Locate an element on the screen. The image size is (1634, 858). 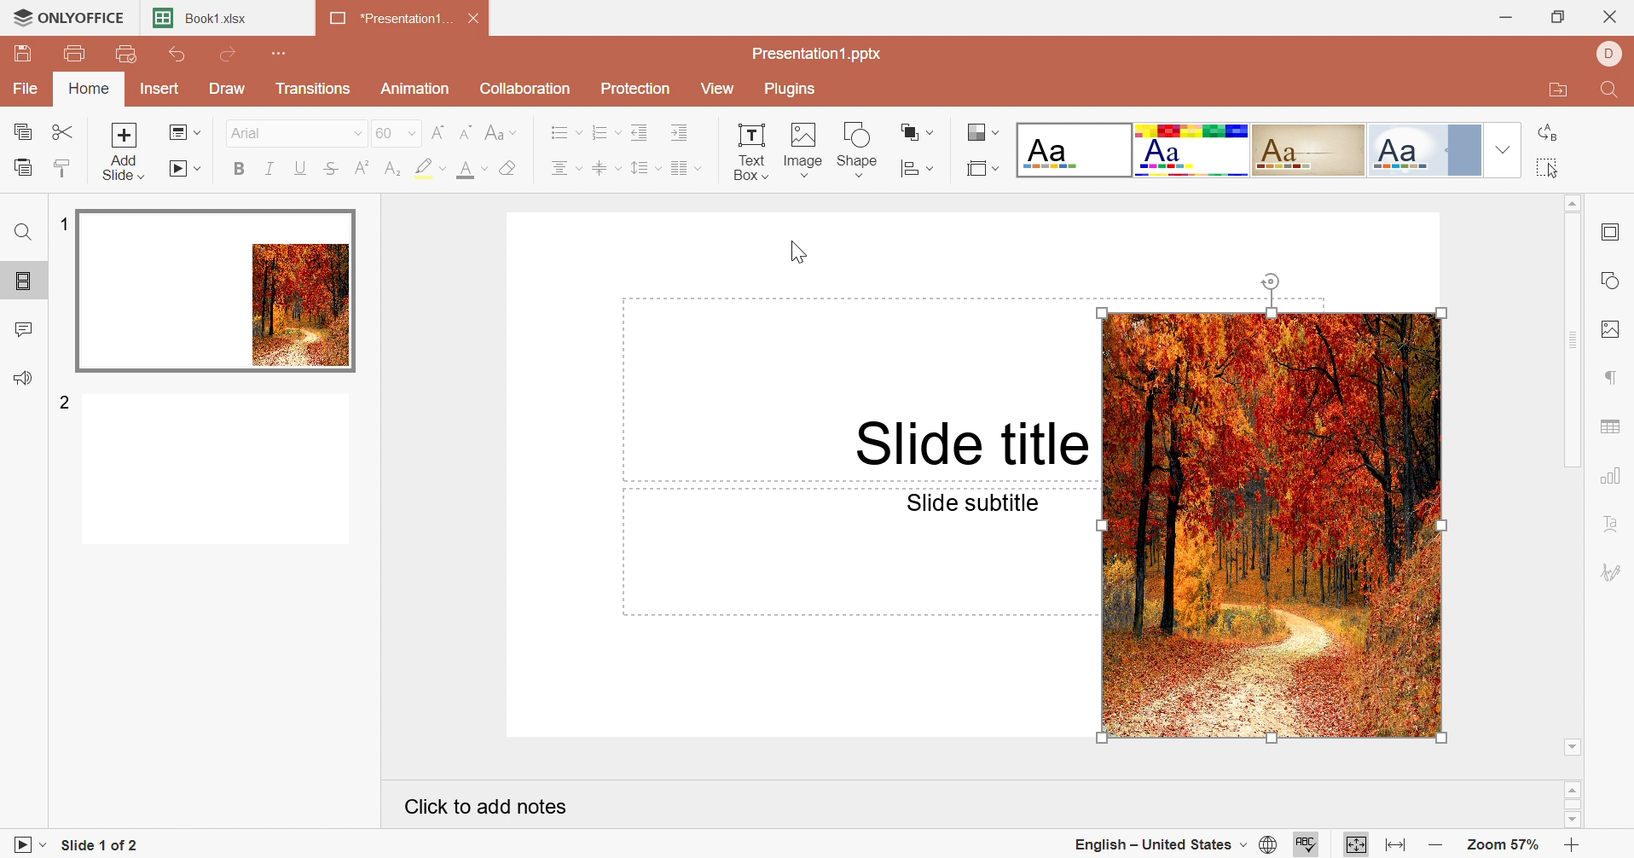
Add columns is located at coordinates (684, 169).